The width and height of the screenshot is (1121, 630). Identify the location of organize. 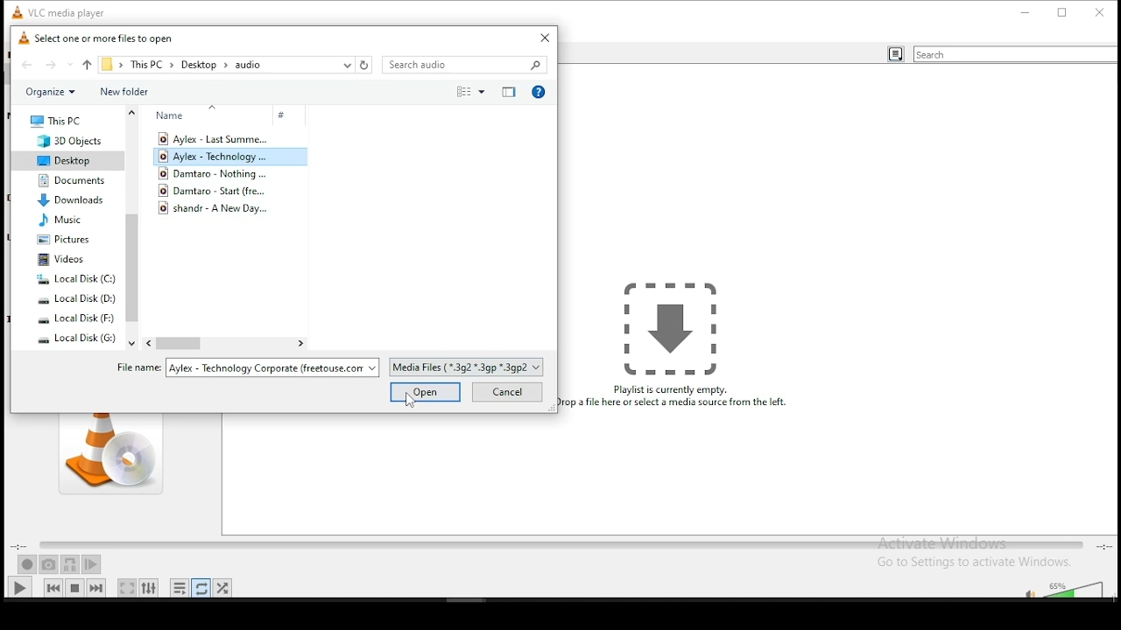
(50, 92).